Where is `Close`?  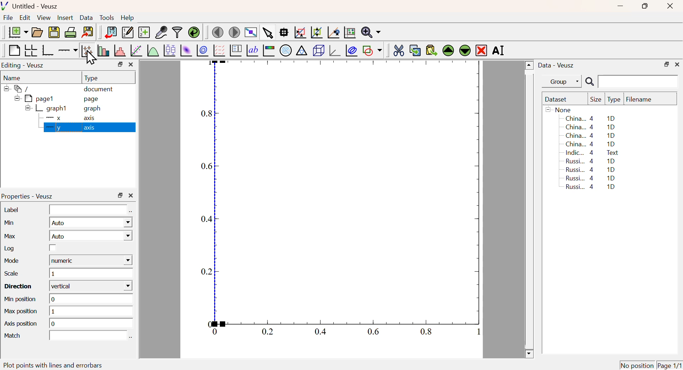
Close is located at coordinates (669, 7).